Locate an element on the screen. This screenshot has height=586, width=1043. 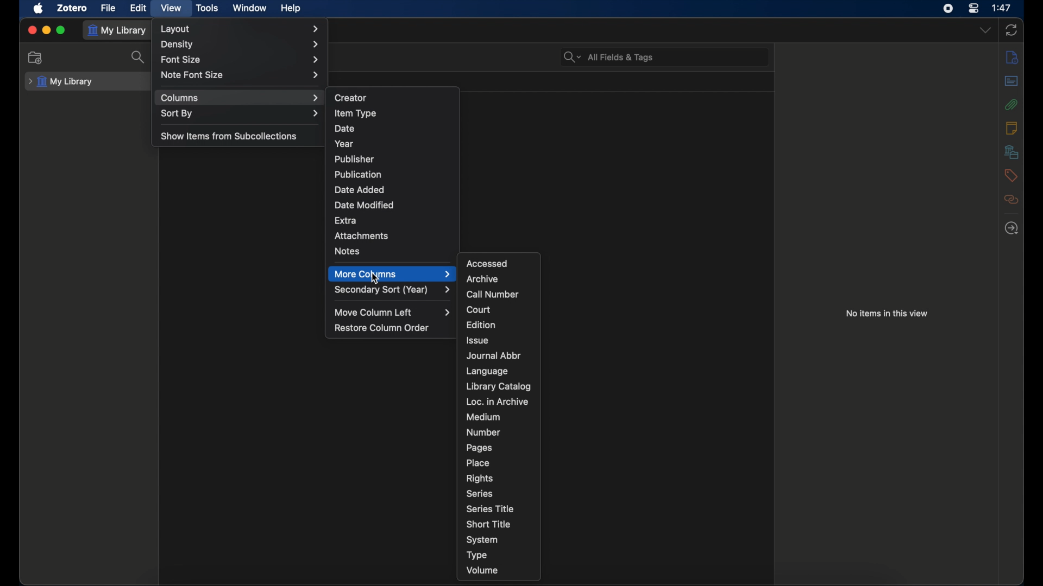
publisher is located at coordinates (353, 159).